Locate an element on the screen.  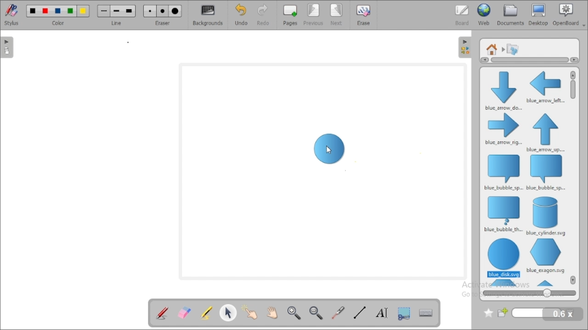
annotate document is located at coordinates (162, 313).